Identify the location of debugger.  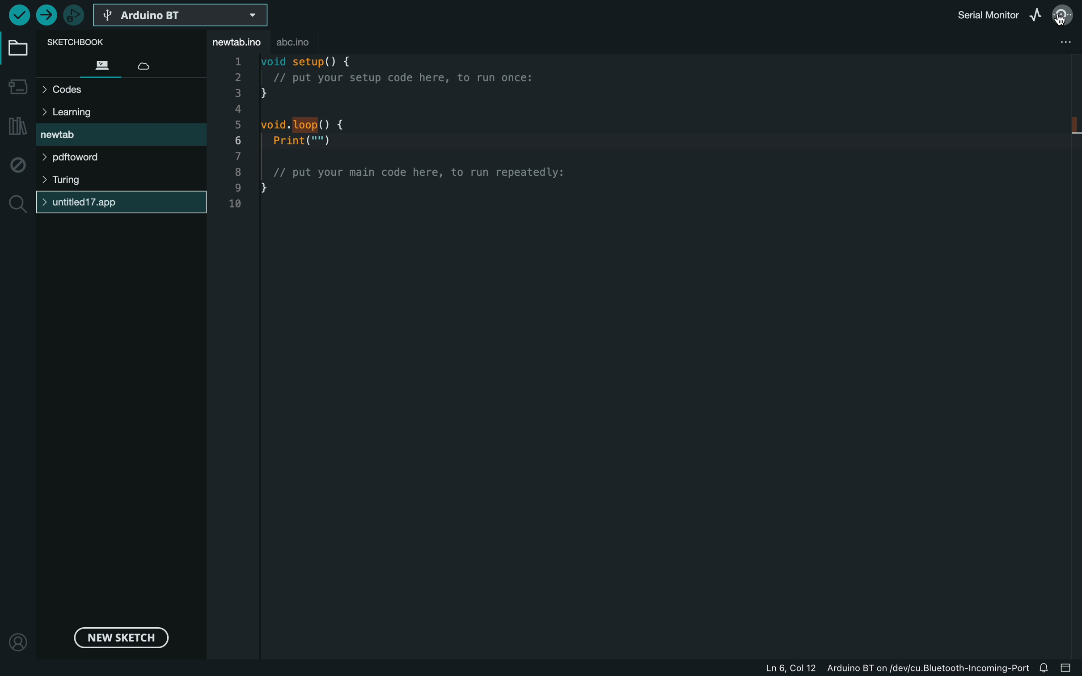
(73, 14).